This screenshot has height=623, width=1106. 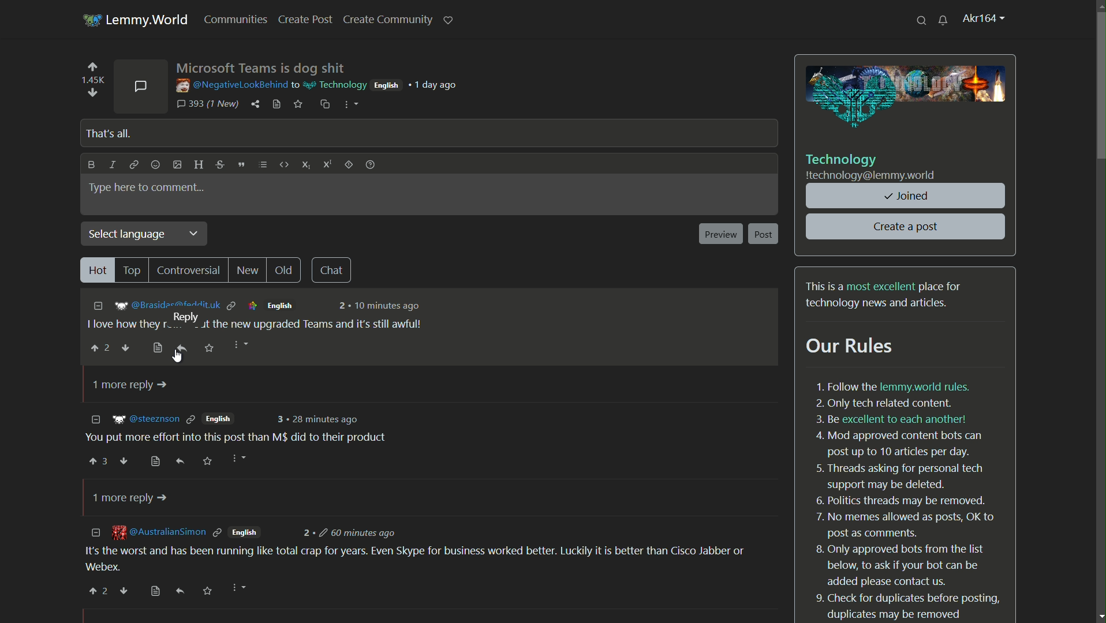 What do you see at coordinates (126, 349) in the screenshot?
I see `downvote` at bounding box center [126, 349].